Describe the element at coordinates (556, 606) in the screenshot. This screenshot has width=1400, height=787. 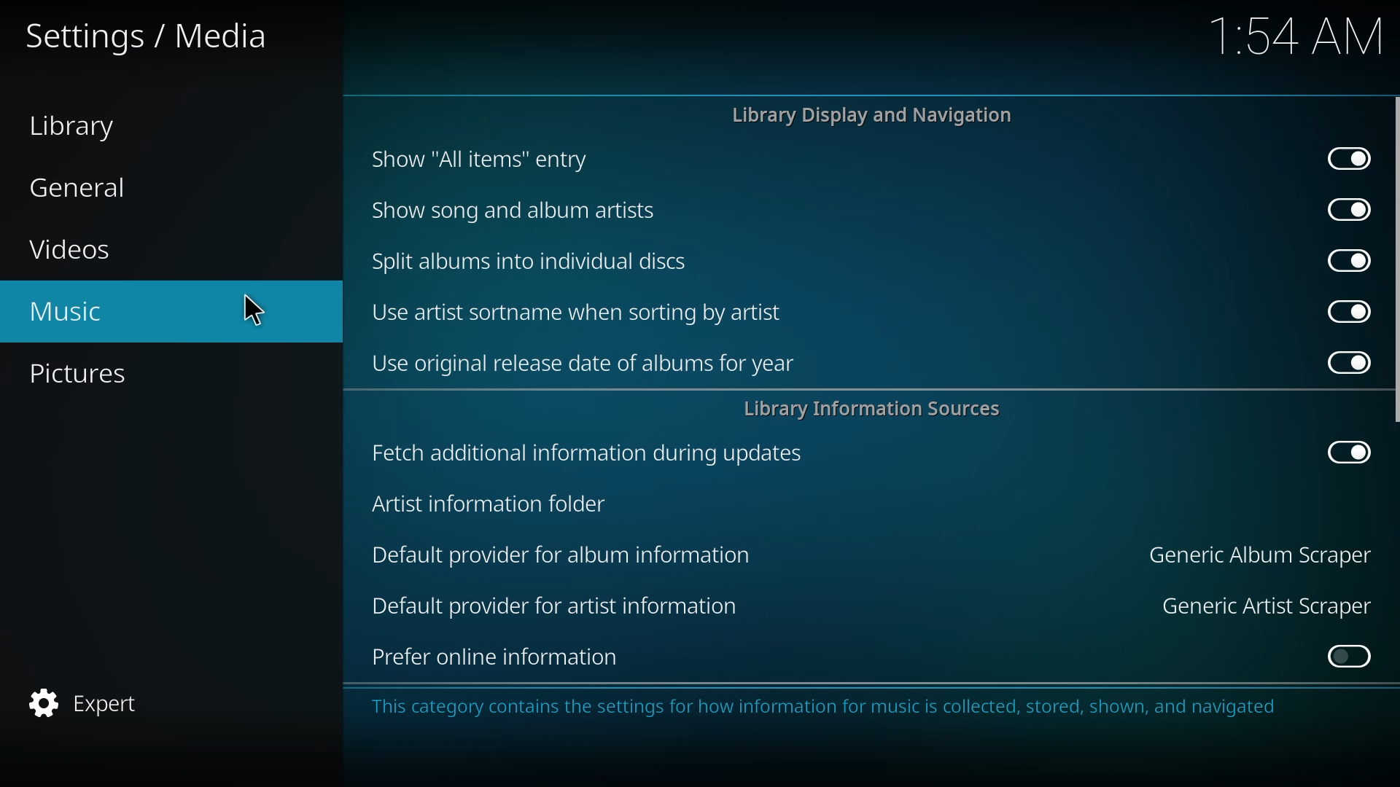
I see `default provider for artist information` at that location.